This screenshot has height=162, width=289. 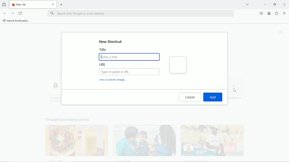 I want to click on reload current page, so click(x=20, y=13).